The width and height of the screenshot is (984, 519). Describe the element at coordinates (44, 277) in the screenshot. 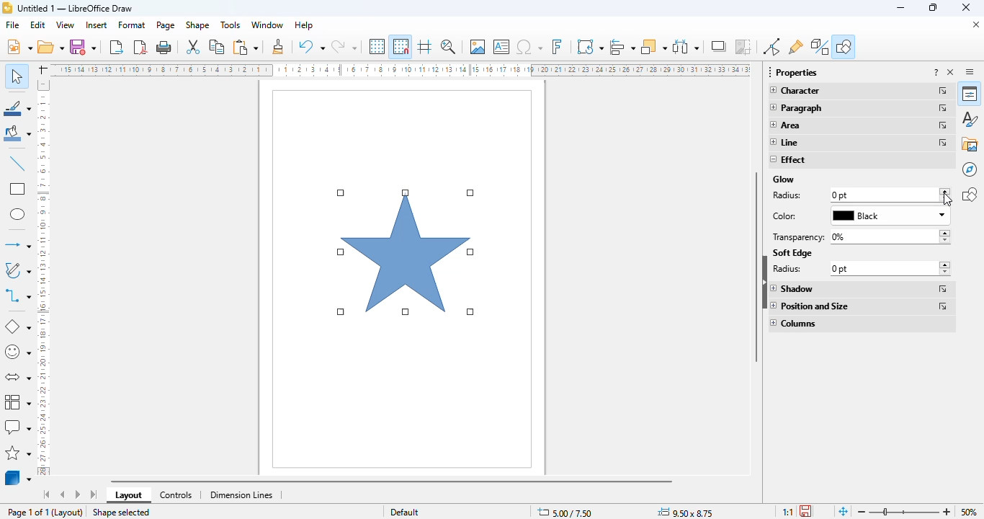

I see `ruler` at that location.